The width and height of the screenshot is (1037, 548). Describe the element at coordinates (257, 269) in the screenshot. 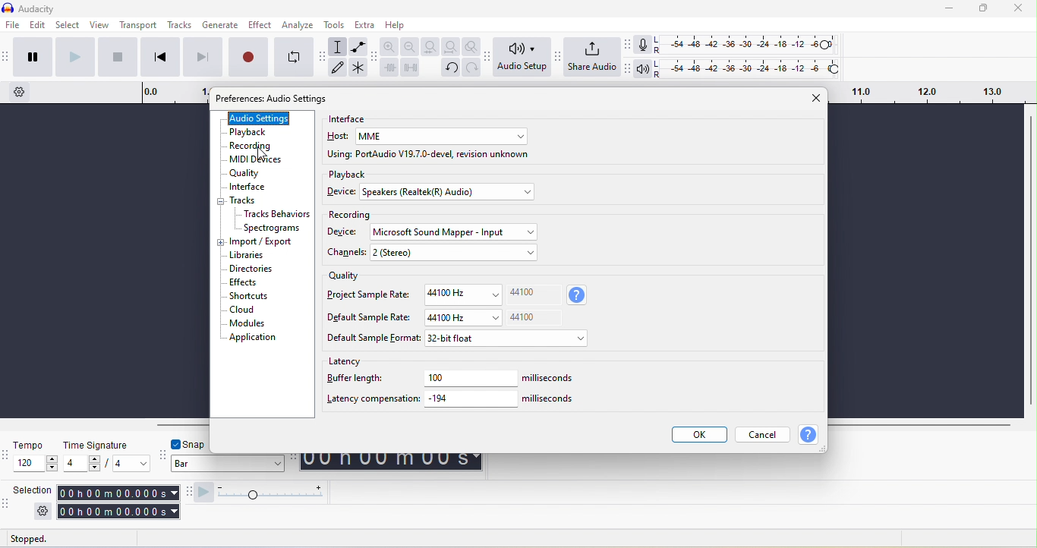

I see `directories` at that location.